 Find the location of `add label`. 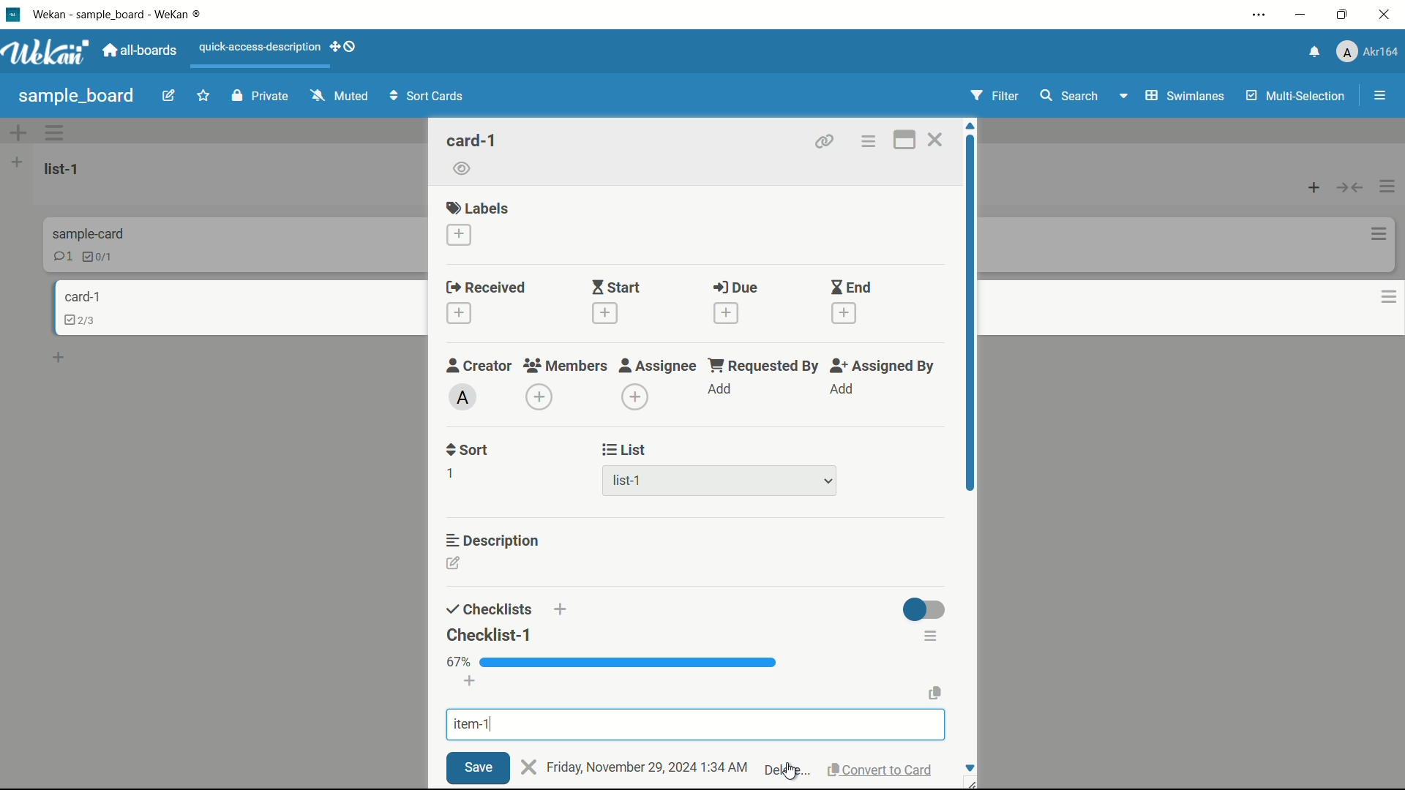

add label is located at coordinates (459, 235).